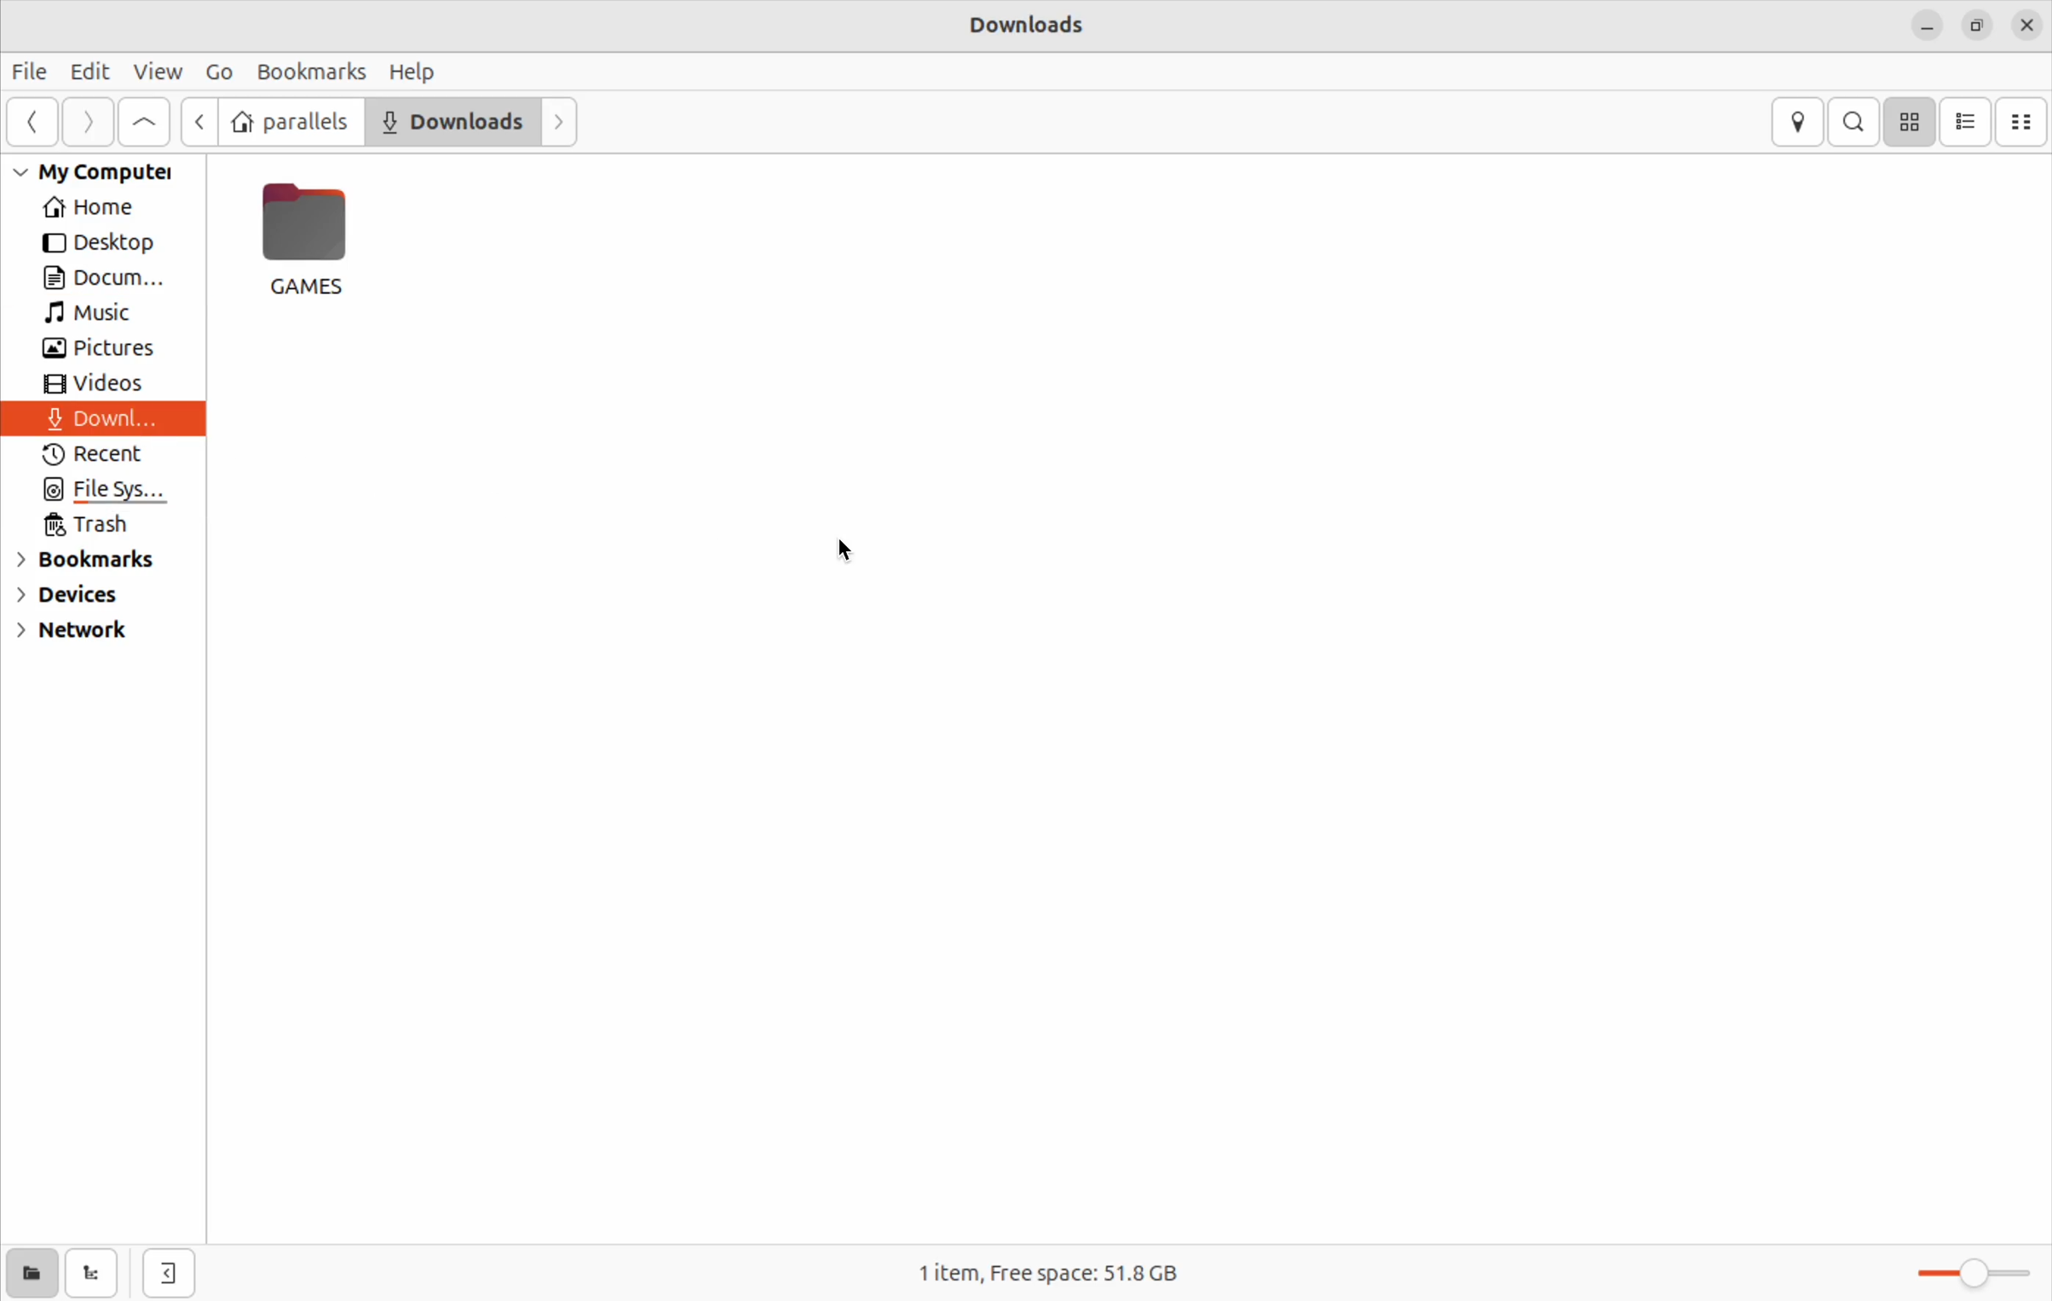 The height and width of the screenshot is (1301, 2052). What do you see at coordinates (28, 123) in the screenshot?
I see `Go back ward` at bounding box center [28, 123].